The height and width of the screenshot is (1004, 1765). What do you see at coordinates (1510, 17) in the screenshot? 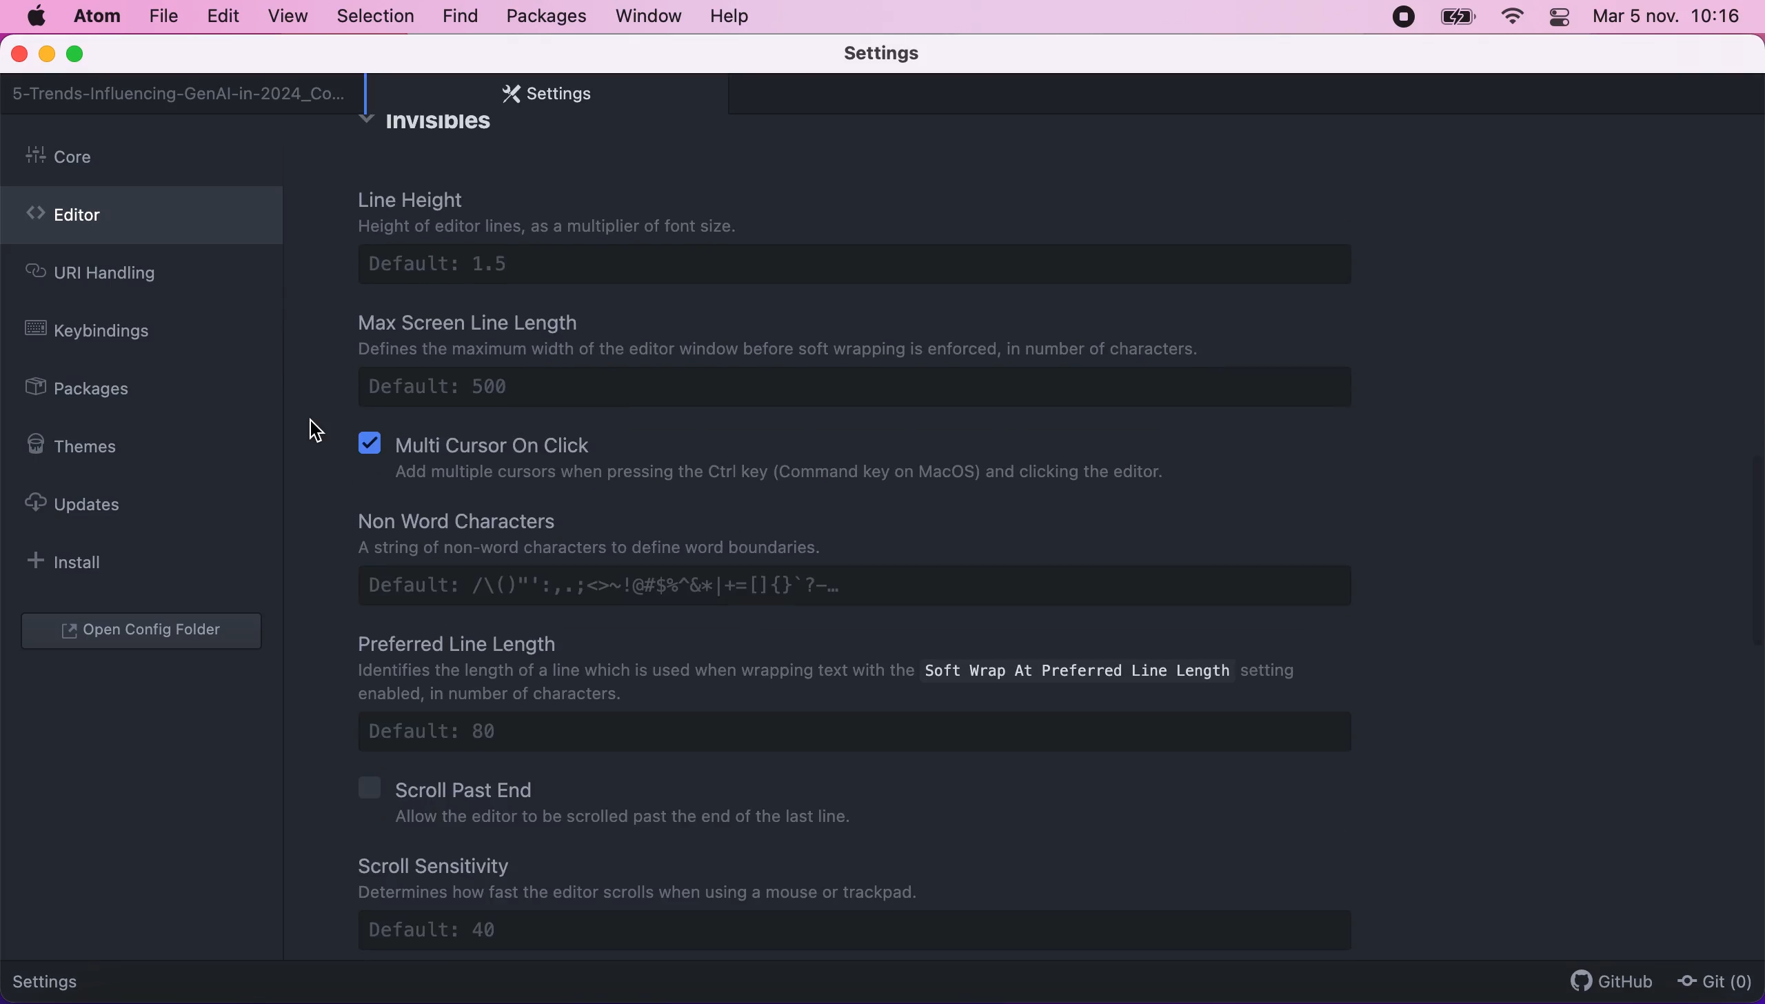
I see `wifi` at bounding box center [1510, 17].